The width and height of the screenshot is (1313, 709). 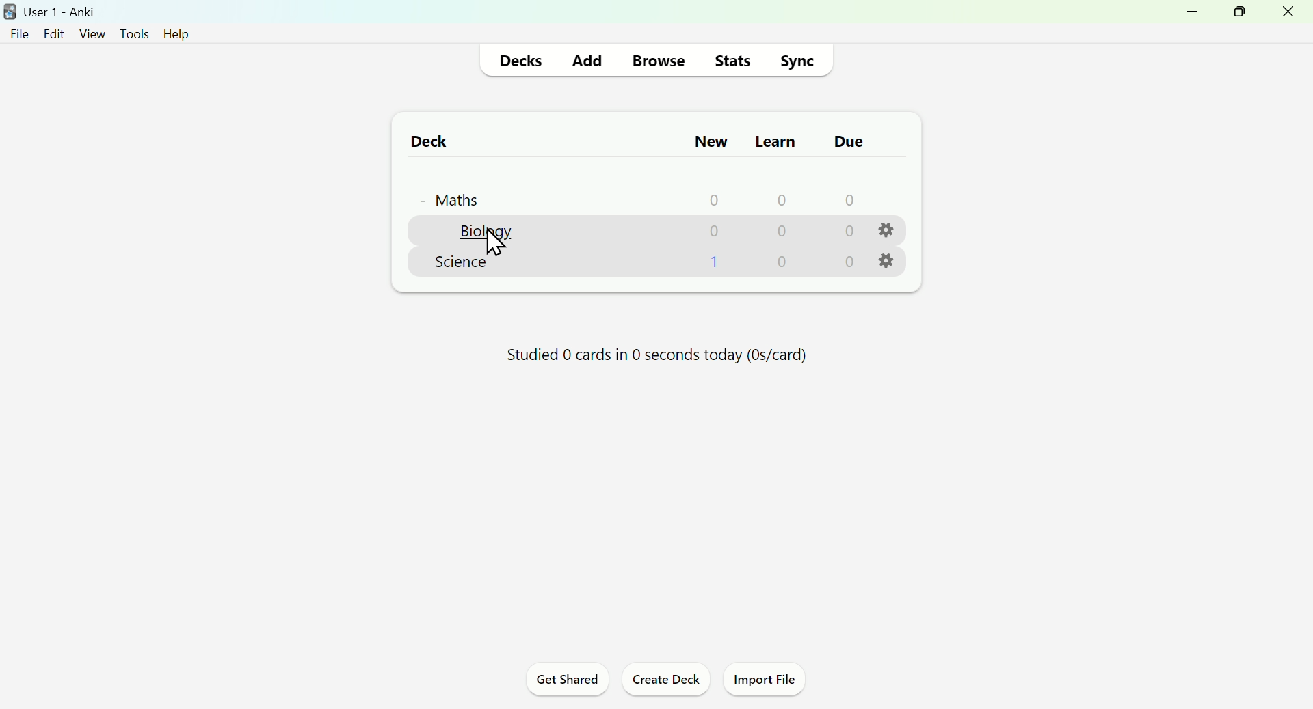 I want to click on Learn, so click(x=777, y=141).